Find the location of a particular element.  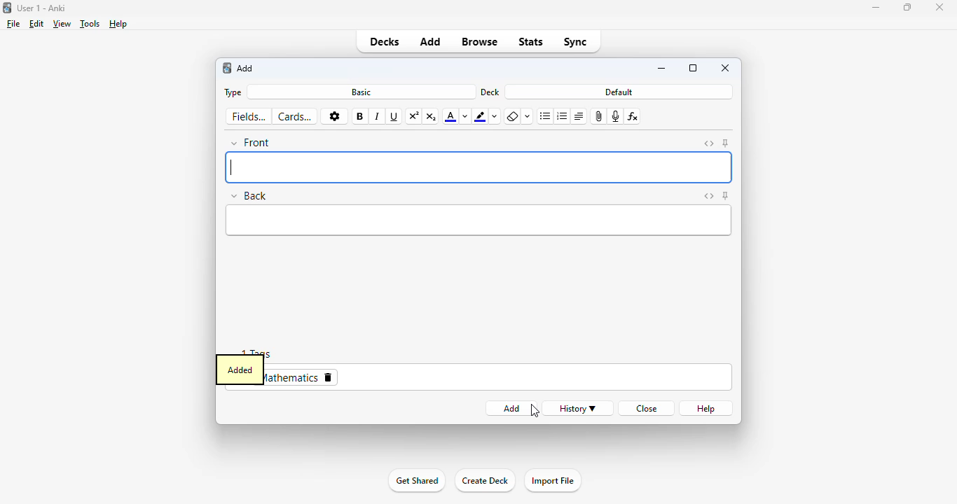

maximize is located at coordinates (908, 7).